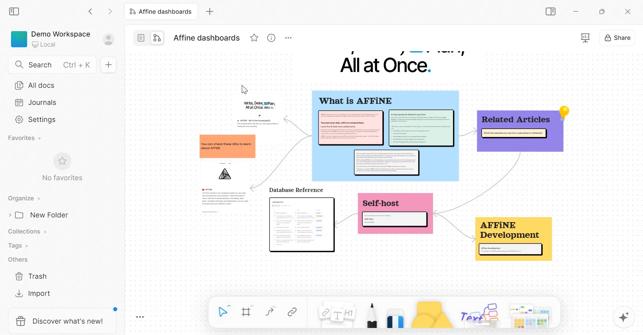 The width and height of the screenshot is (643, 335). I want to click on Go back, so click(92, 13).